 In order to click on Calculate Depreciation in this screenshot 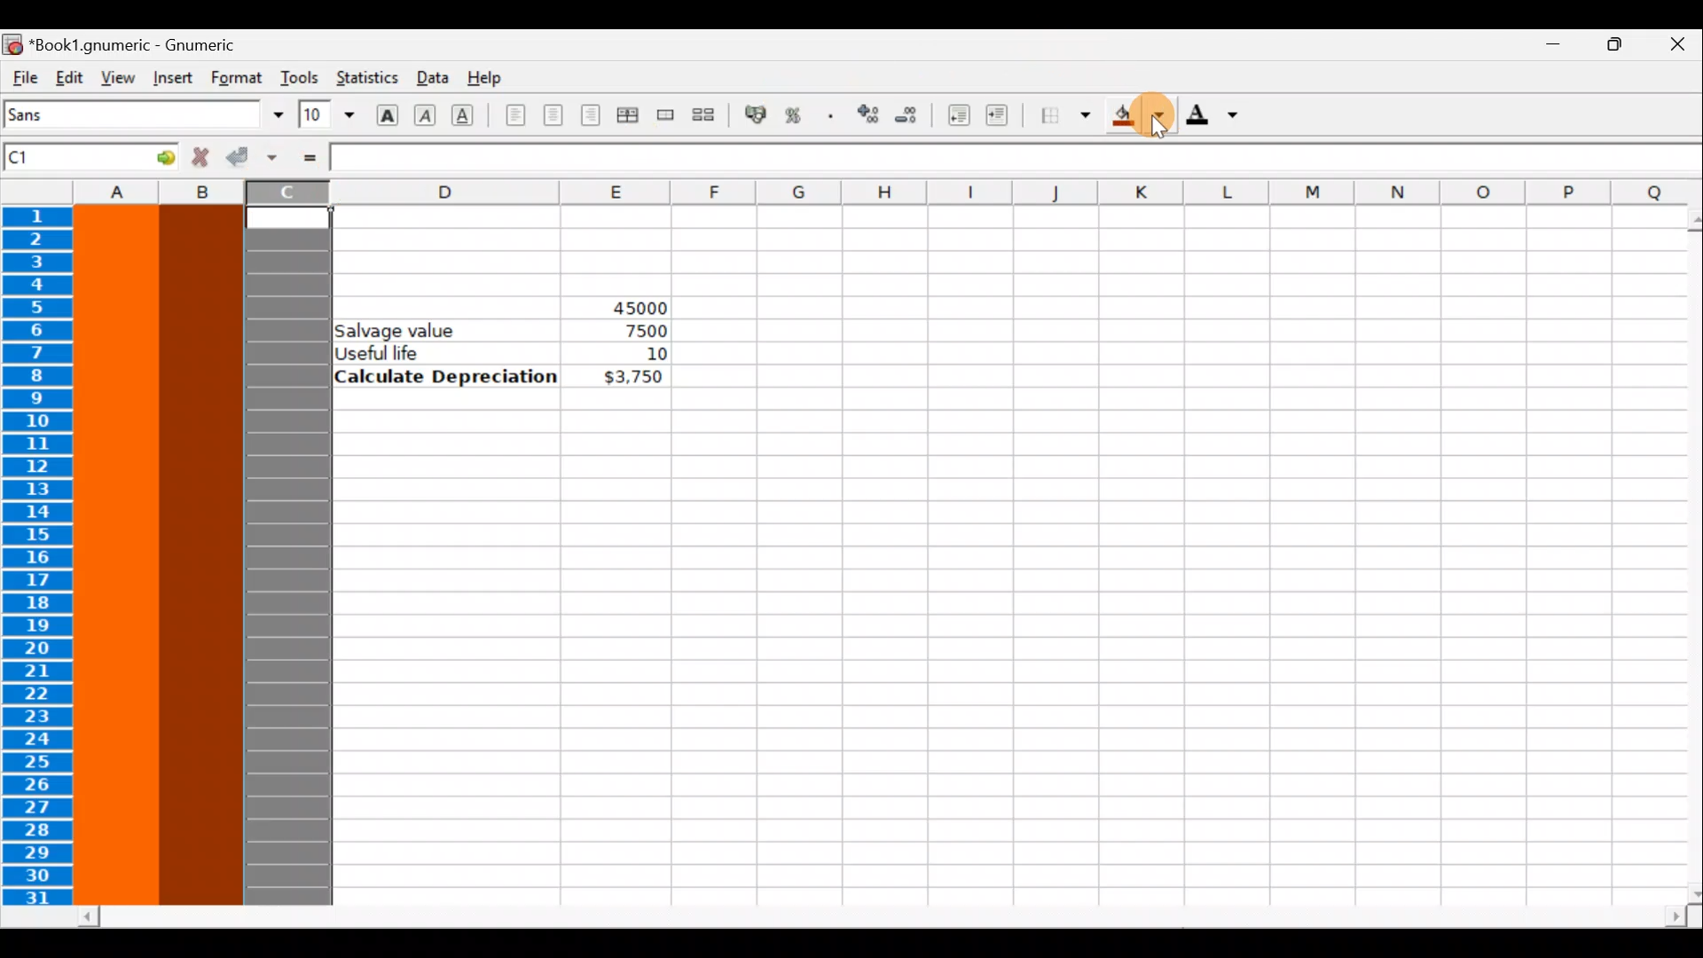, I will do `click(446, 375)`.